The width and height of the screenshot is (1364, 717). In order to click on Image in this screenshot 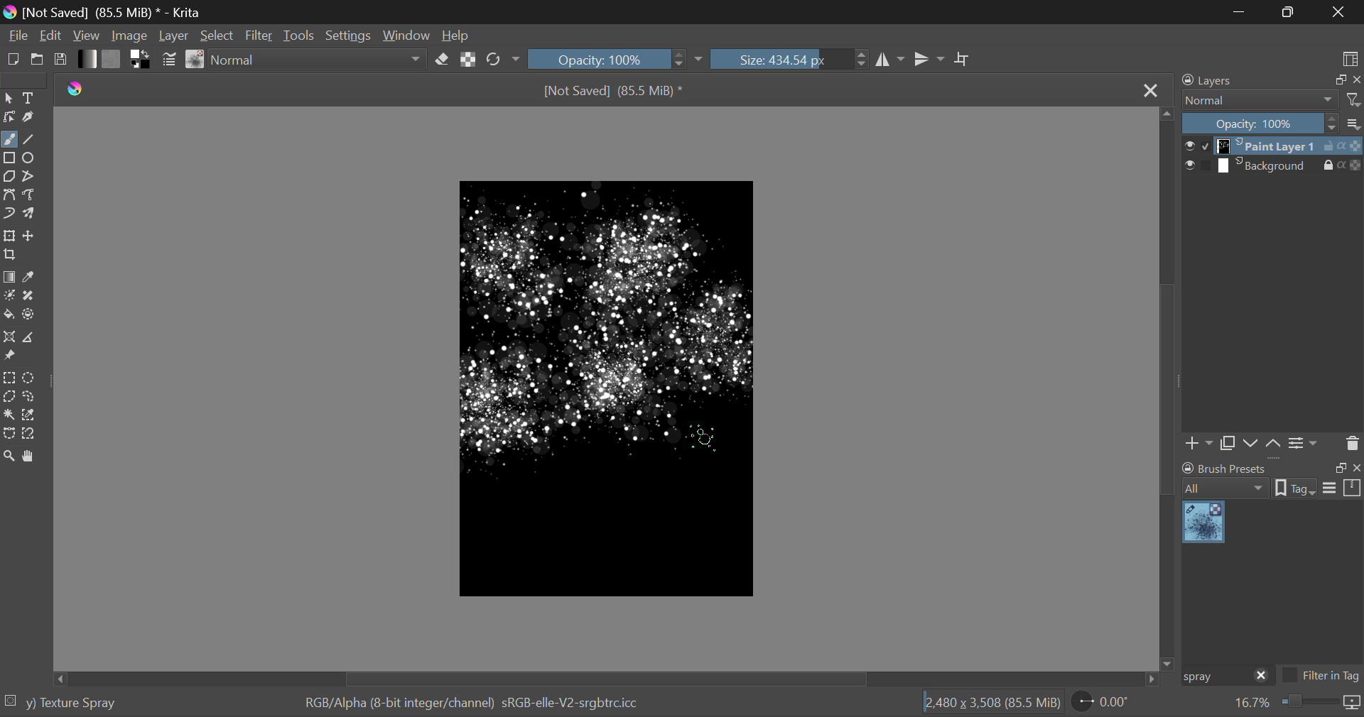, I will do `click(134, 34)`.